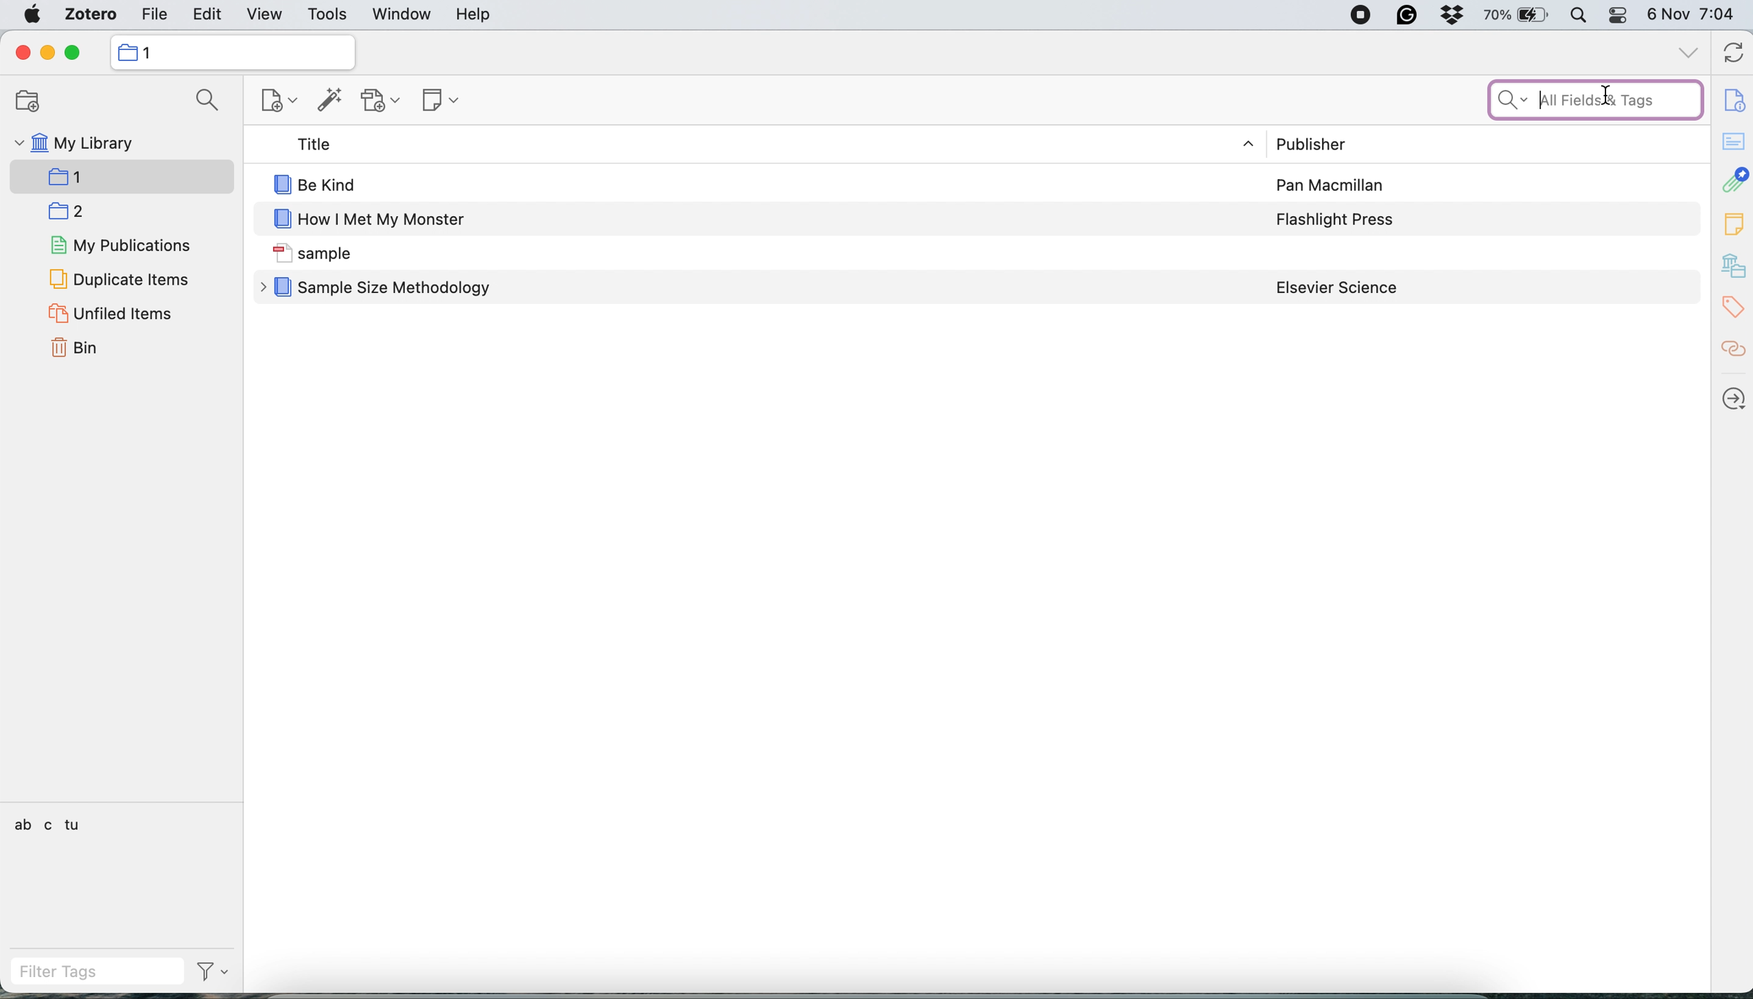 Image resolution: width=1753 pixels, height=999 pixels. What do you see at coordinates (386, 221) in the screenshot?
I see `How | Met My Monster` at bounding box center [386, 221].